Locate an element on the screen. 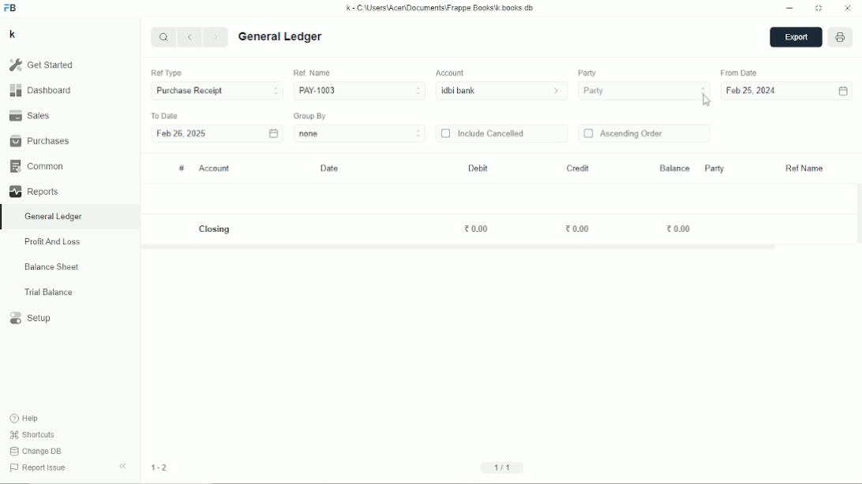 The height and width of the screenshot is (484, 862). Search is located at coordinates (163, 36).